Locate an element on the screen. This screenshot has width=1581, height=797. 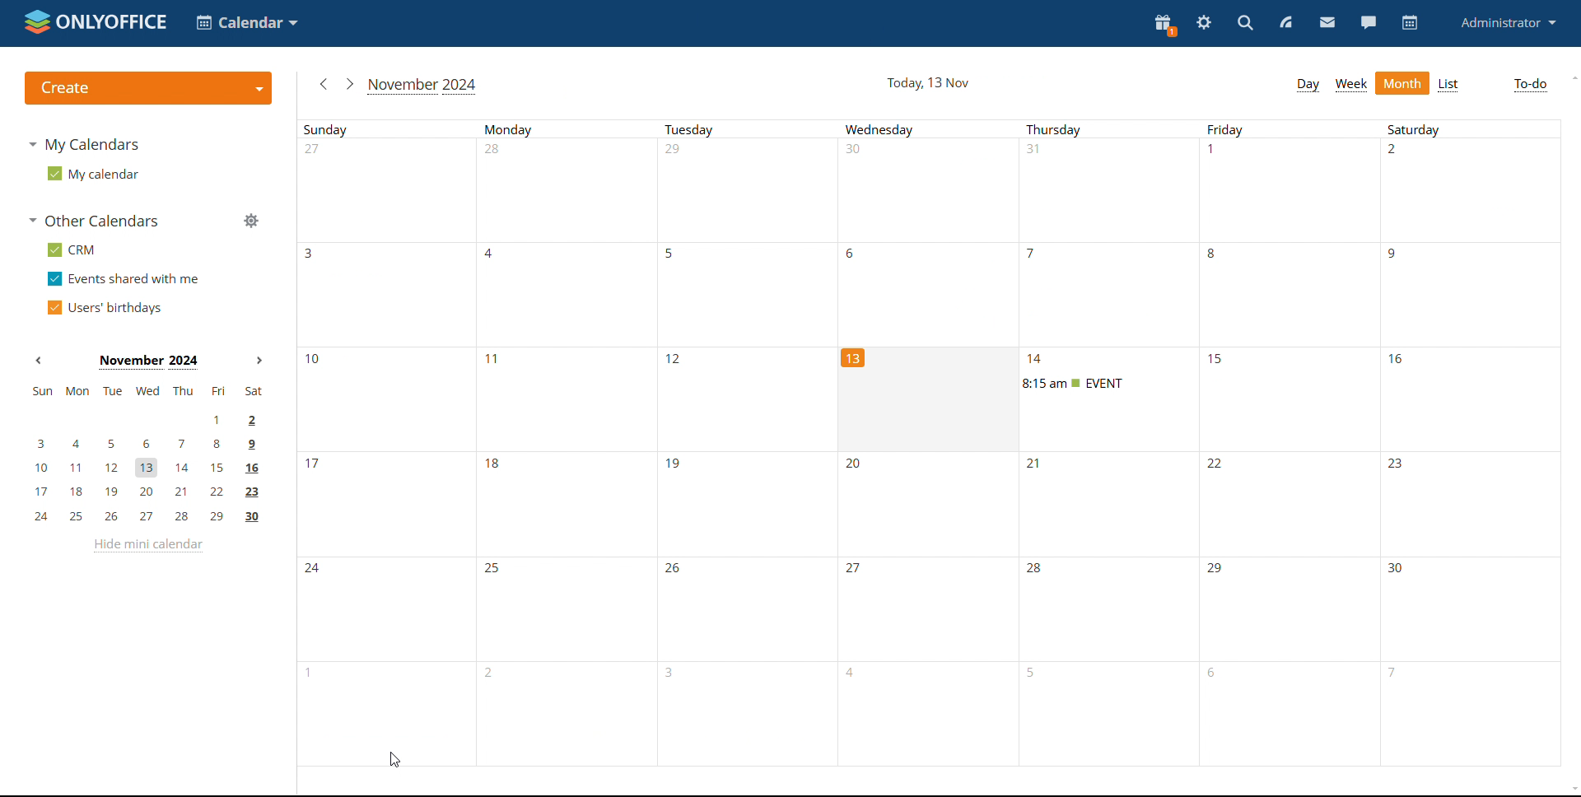
other calendars is located at coordinates (91, 221).